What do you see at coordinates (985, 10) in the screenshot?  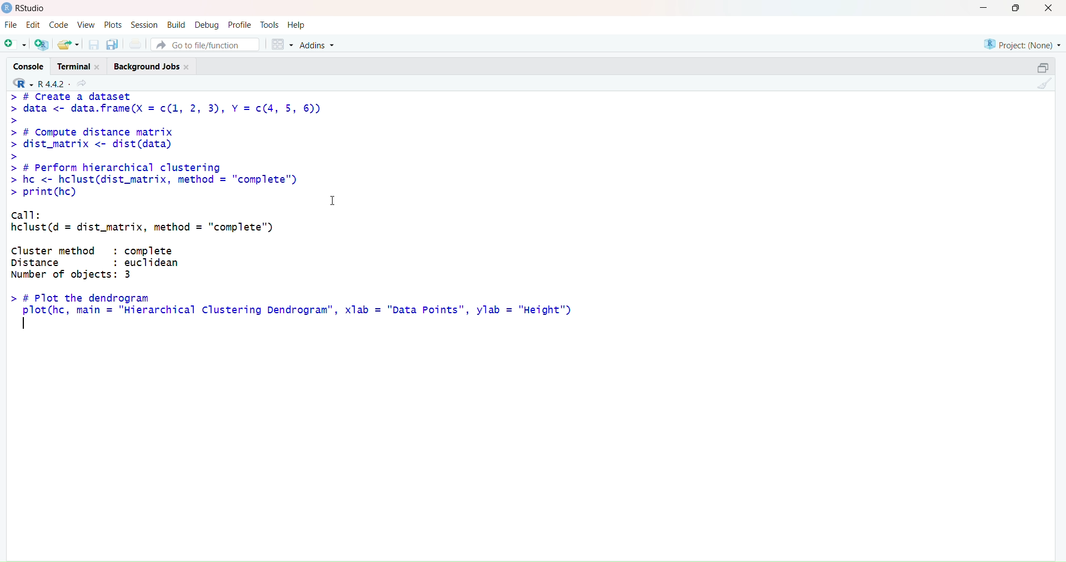 I see `Minimize` at bounding box center [985, 10].